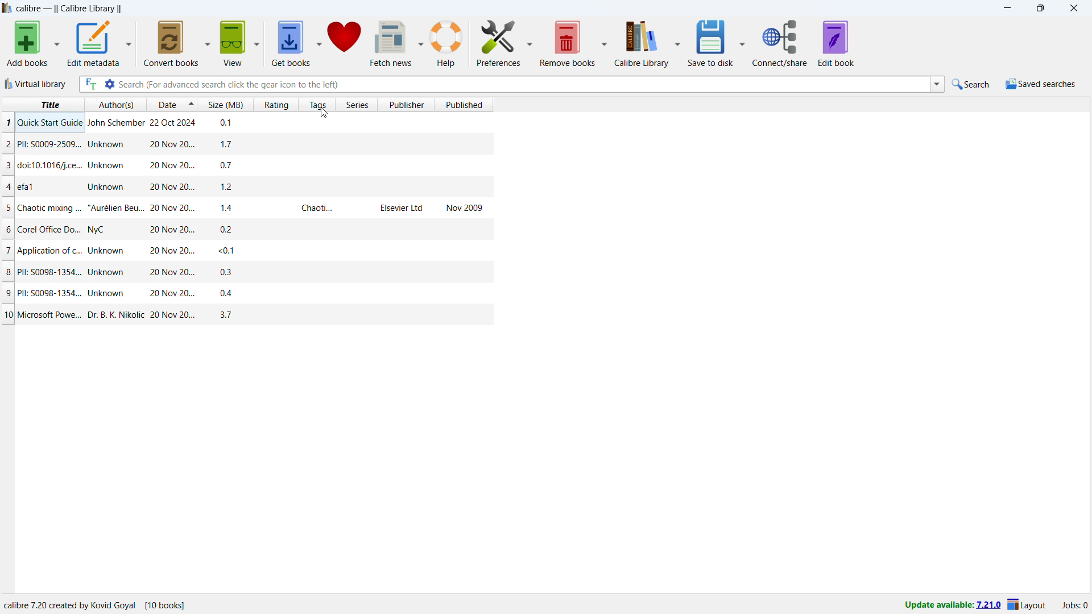 The width and height of the screenshot is (1092, 614). I want to click on preferences options, so click(529, 42).